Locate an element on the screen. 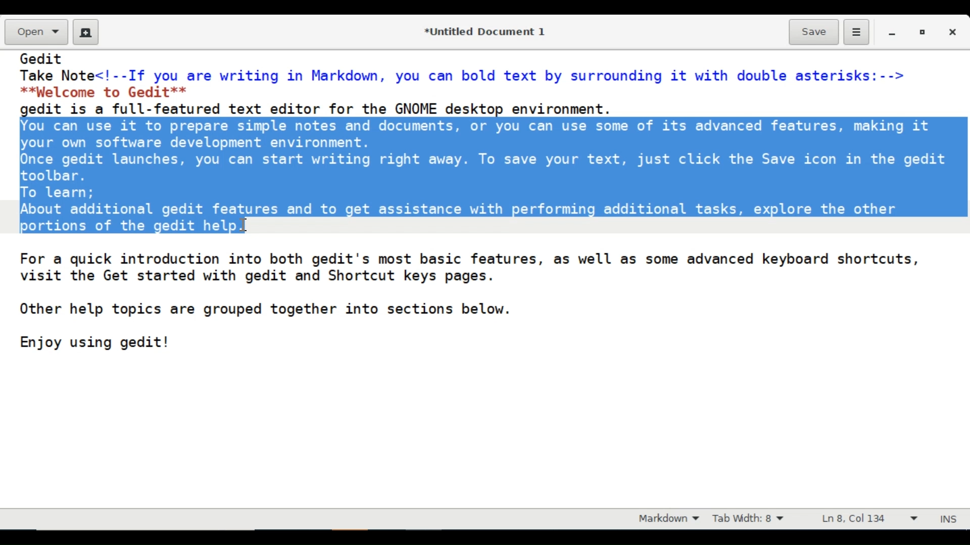  Save is located at coordinates (814, 31).